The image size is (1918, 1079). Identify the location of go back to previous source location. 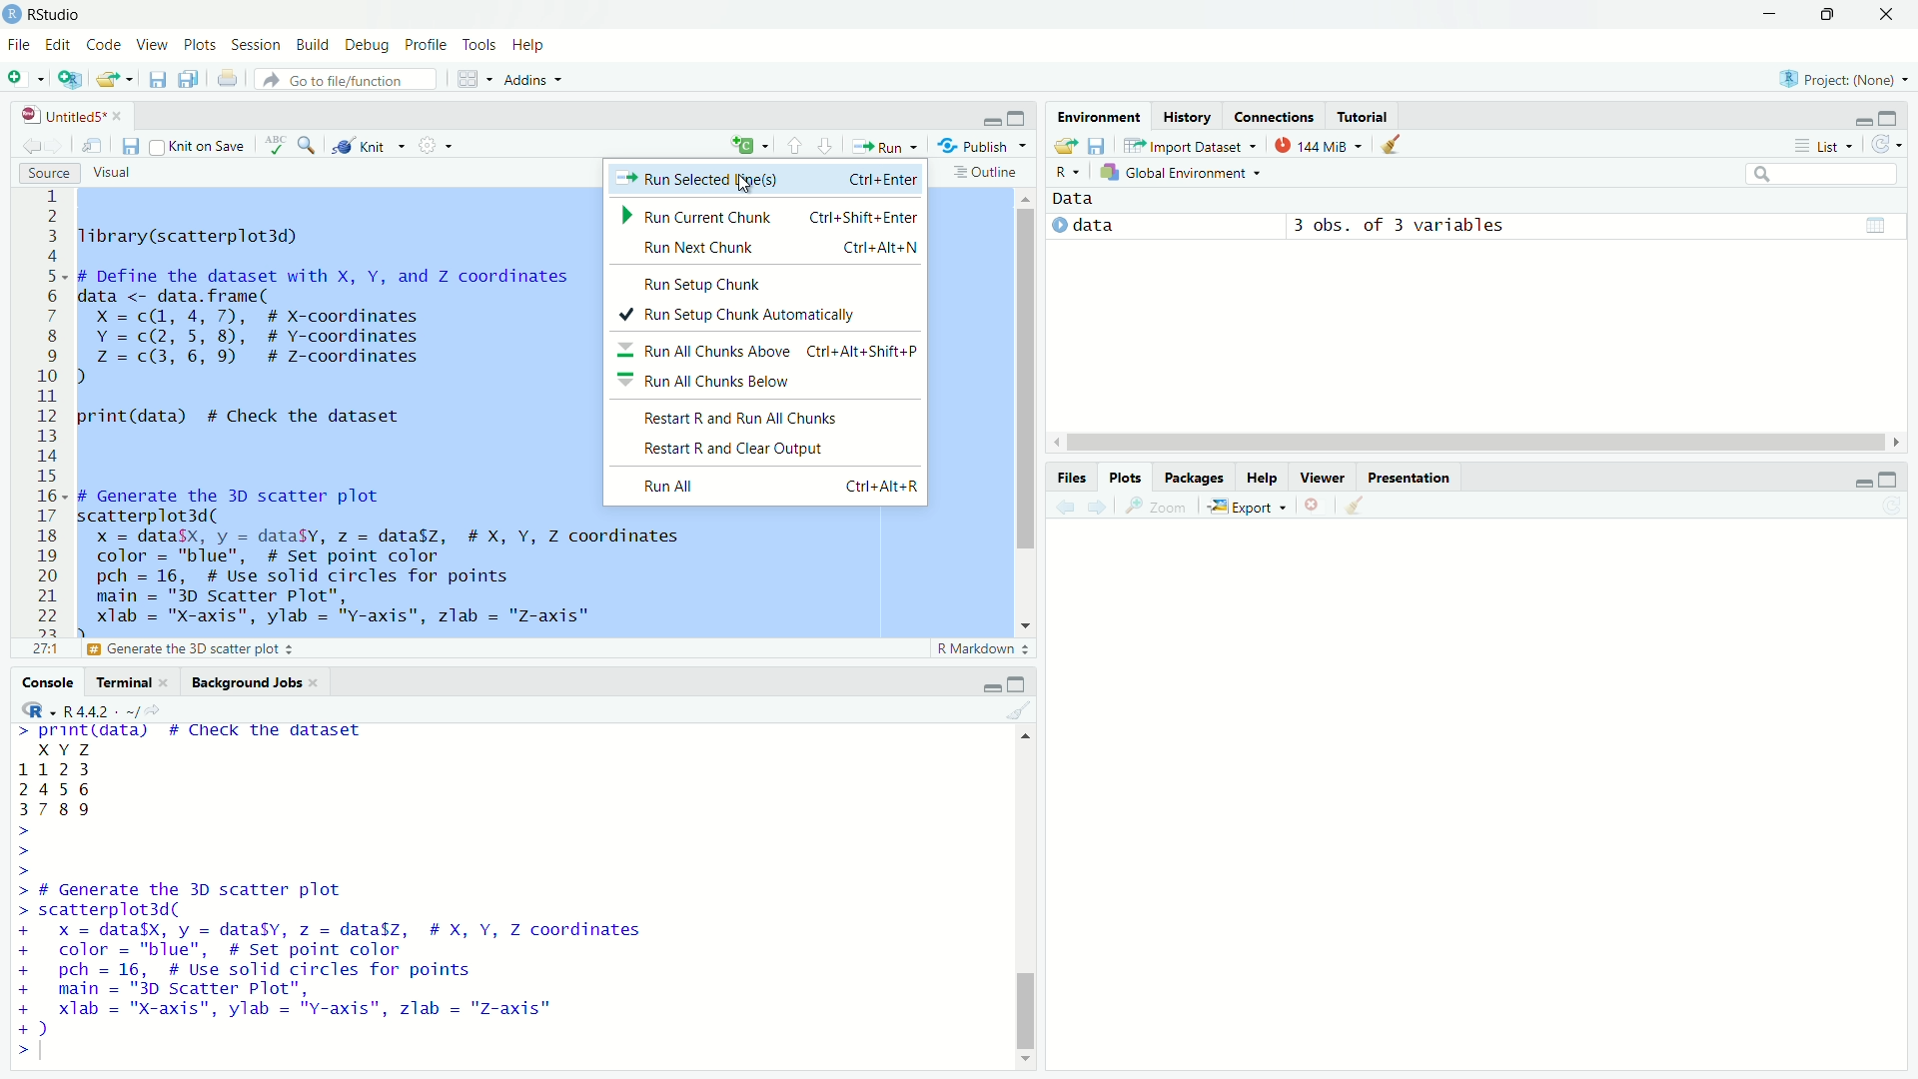
(20, 145).